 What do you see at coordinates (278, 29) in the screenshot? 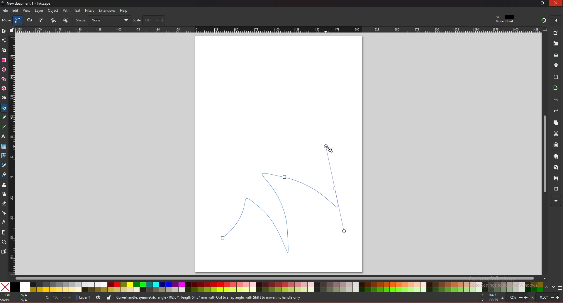
I see `horizontal rule` at bounding box center [278, 29].